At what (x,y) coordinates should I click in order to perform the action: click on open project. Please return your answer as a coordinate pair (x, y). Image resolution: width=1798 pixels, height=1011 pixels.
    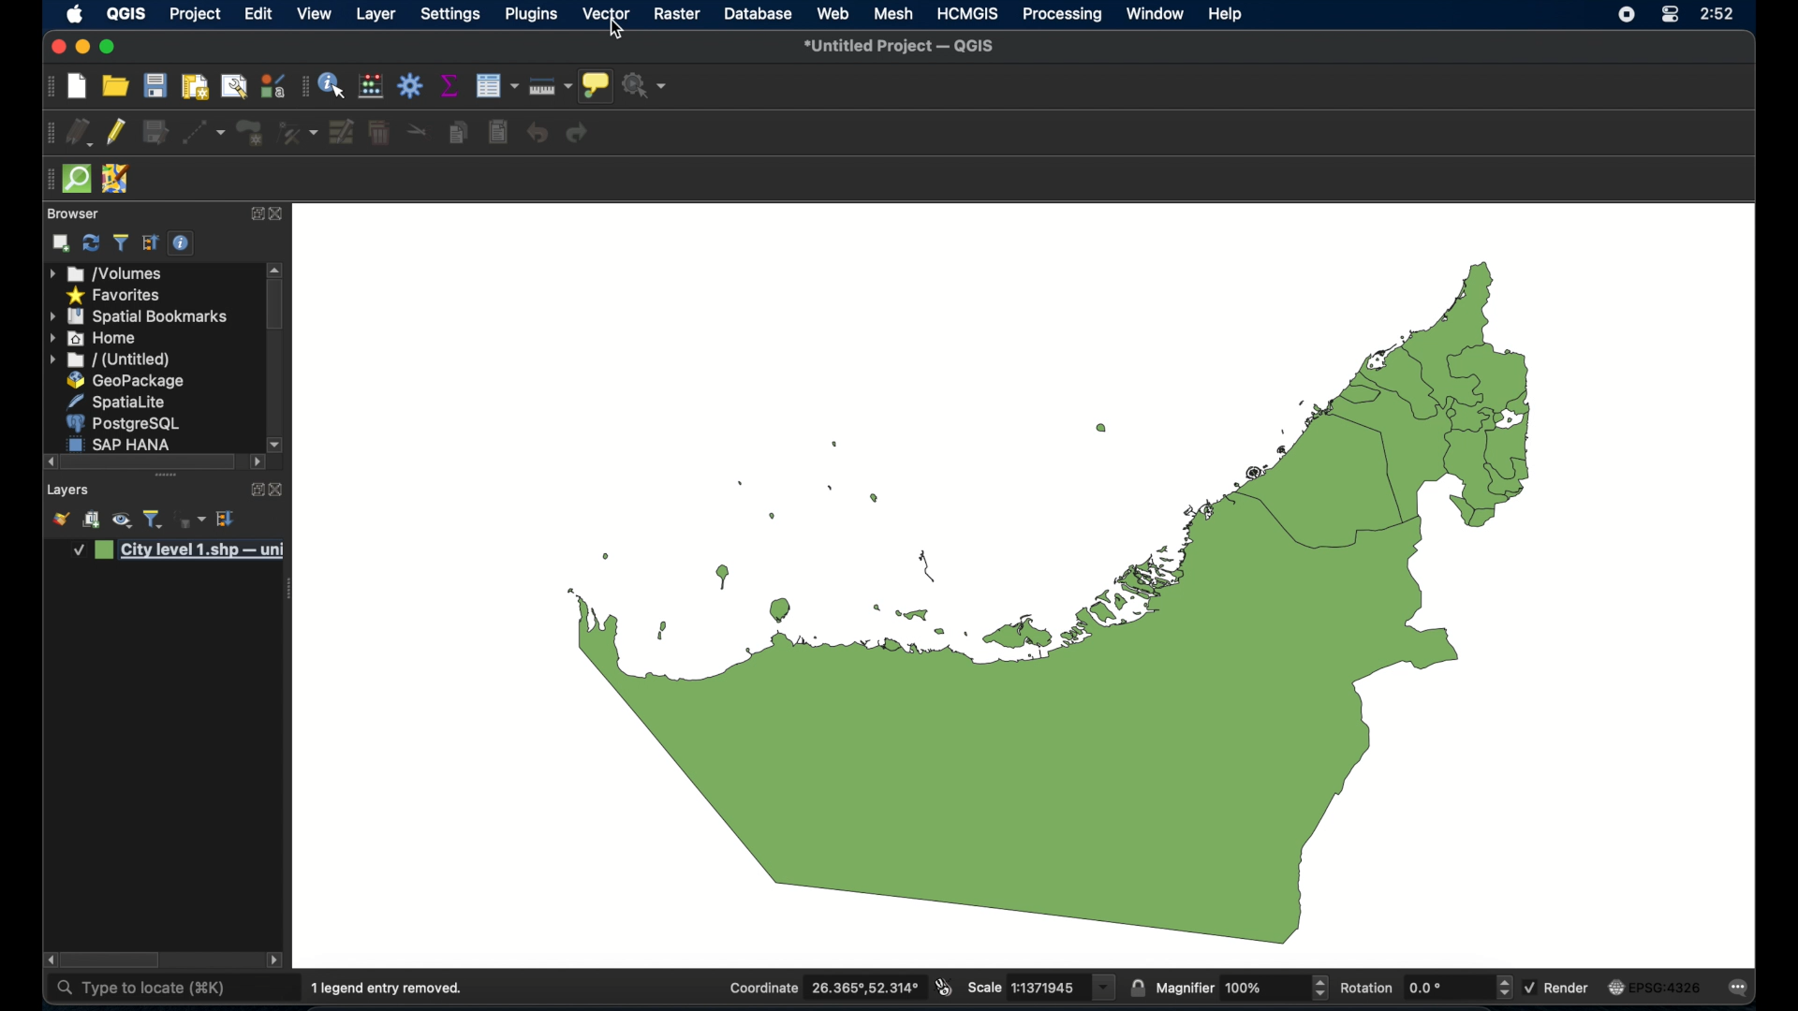
    Looking at the image, I should click on (115, 85).